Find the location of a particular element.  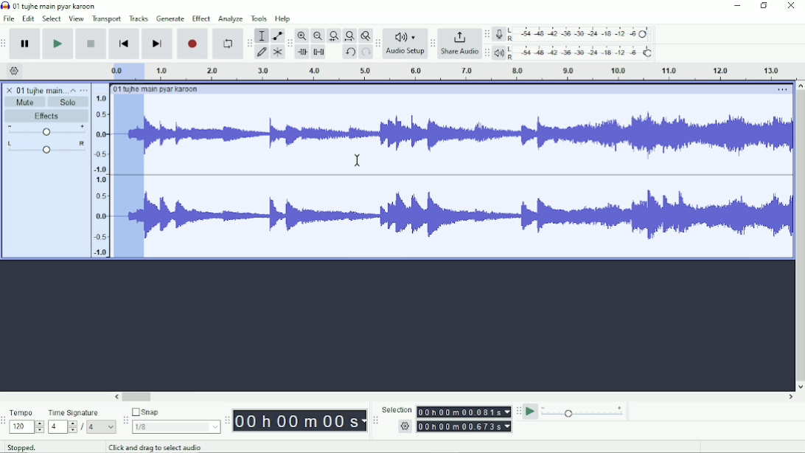

Setting logo is located at coordinates (15, 70).